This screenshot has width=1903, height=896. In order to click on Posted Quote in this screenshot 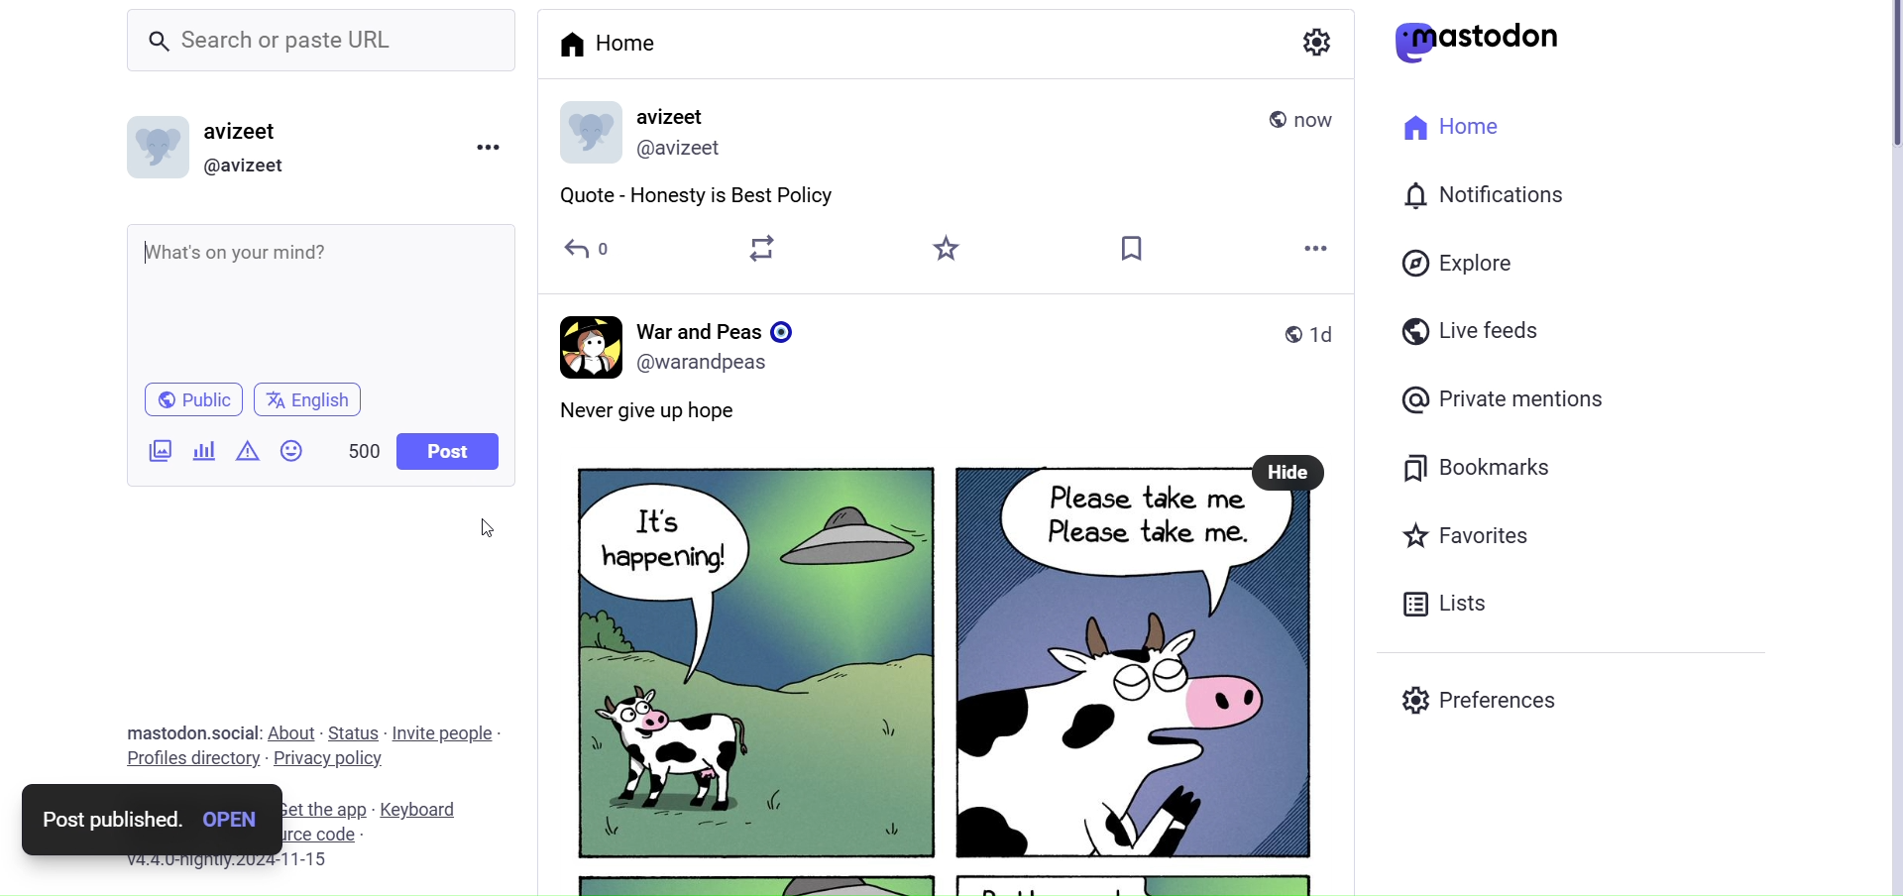, I will do `click(697, 193)`.